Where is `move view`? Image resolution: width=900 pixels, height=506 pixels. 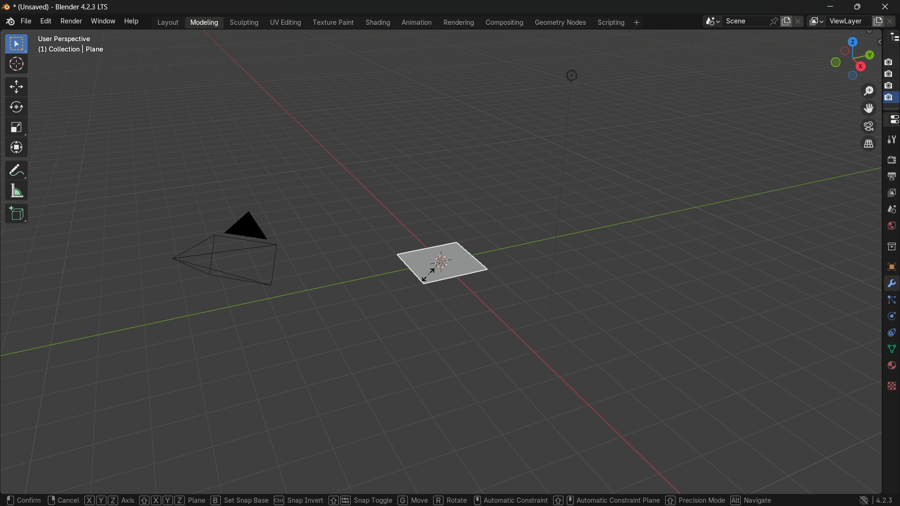
move view is located at coordinates (869, 109).